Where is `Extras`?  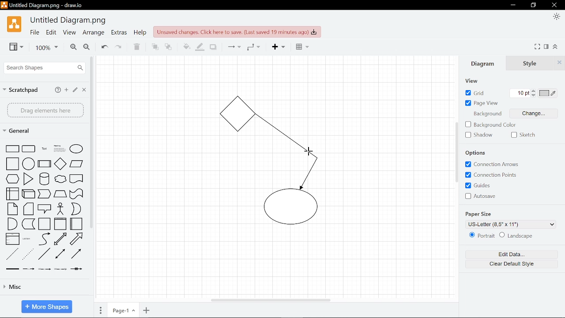 Extras is located at coordinates (119, 34).